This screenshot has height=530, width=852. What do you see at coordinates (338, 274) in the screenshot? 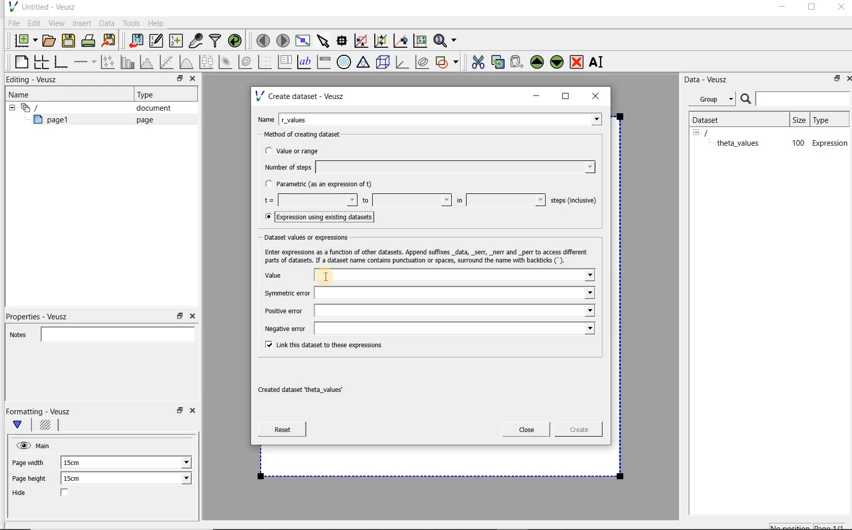
I see `Cursor` at bounding box center [338, 274].